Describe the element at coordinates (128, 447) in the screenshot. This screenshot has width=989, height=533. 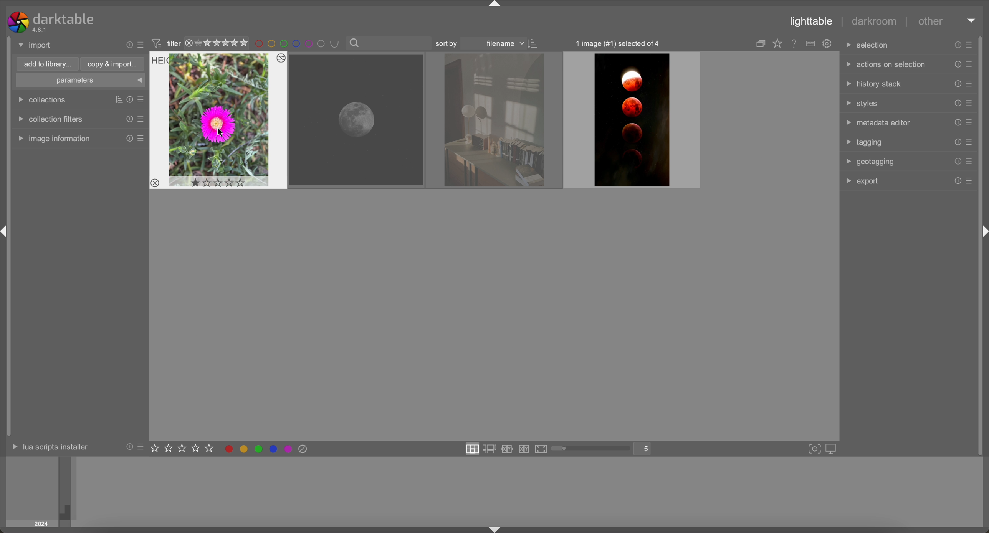
I see `reset presets` at that location.